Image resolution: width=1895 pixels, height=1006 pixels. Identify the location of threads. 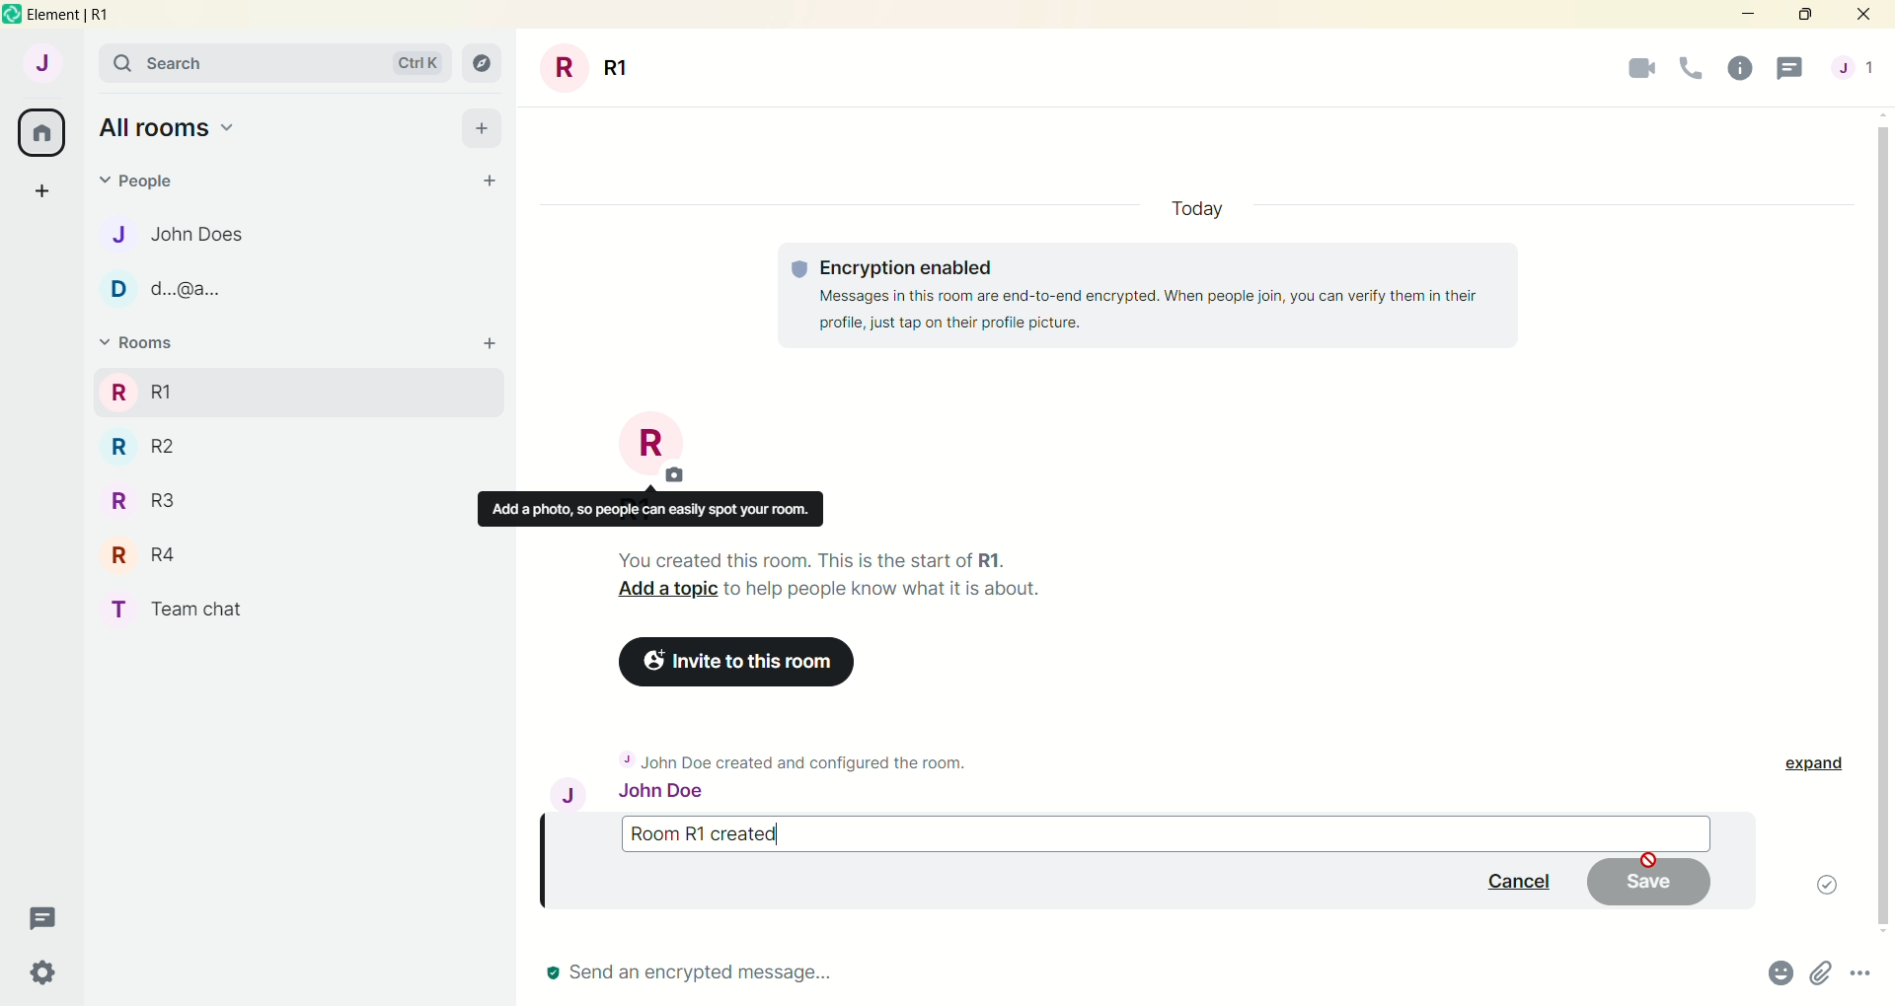
(1791, 69).